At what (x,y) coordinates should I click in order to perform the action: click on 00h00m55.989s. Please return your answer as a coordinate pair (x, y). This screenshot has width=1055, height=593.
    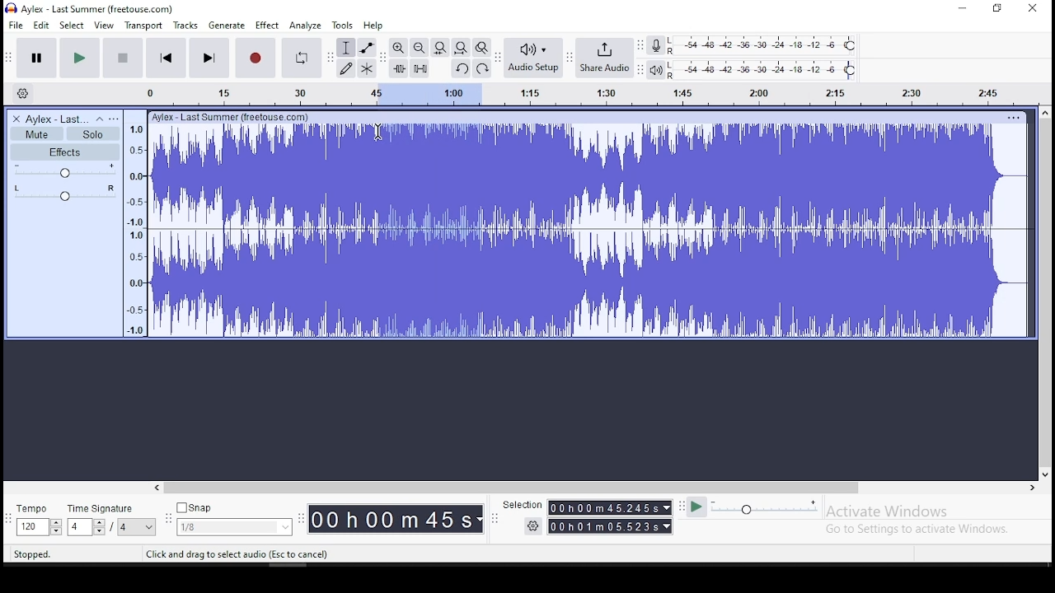
    Looking at the image, I should click on (611, 507).